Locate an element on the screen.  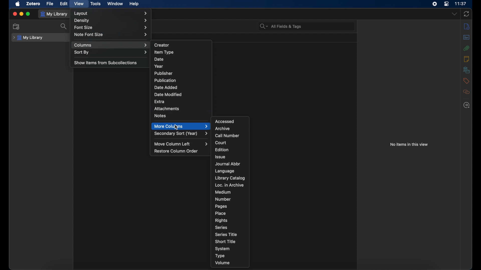
maximize is located at coordinates (28, 14).